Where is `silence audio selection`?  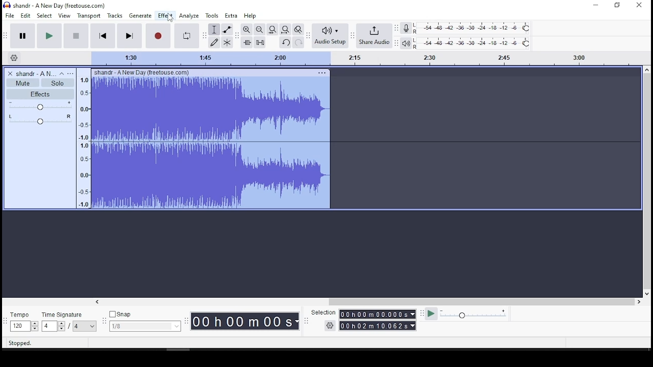 silence audio selection is located at coordinates (260, 42).